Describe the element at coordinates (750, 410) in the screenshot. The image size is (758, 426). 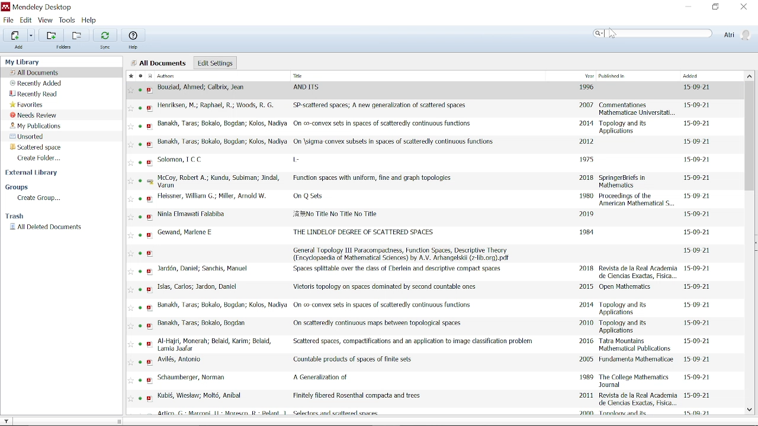
I see `Move down in all files` at that location.